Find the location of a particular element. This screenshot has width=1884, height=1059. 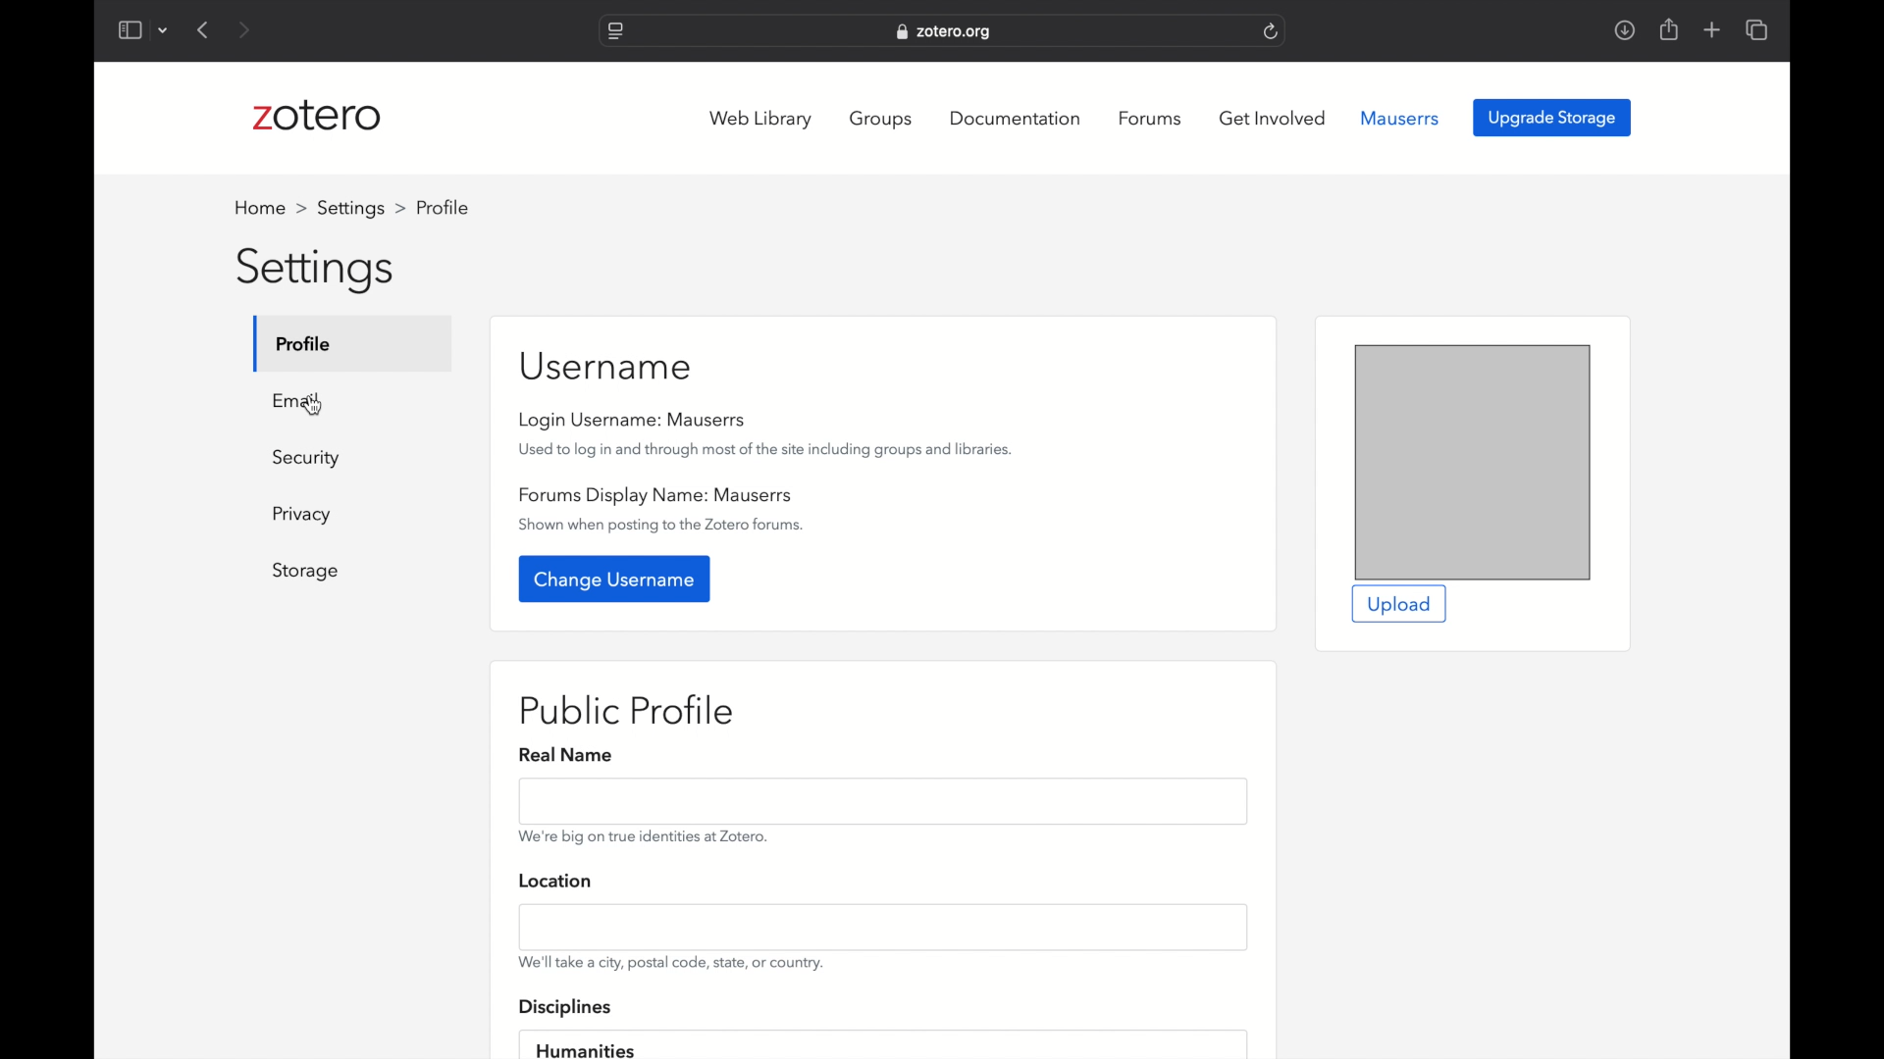

public profile is located at coordinates (628, 711).